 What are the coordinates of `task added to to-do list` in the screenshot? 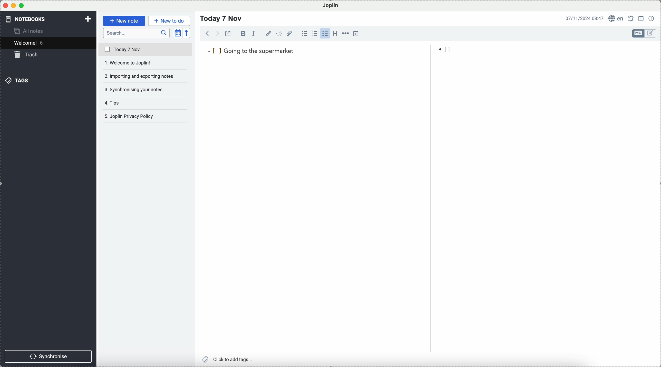 It's located at (250, 50).